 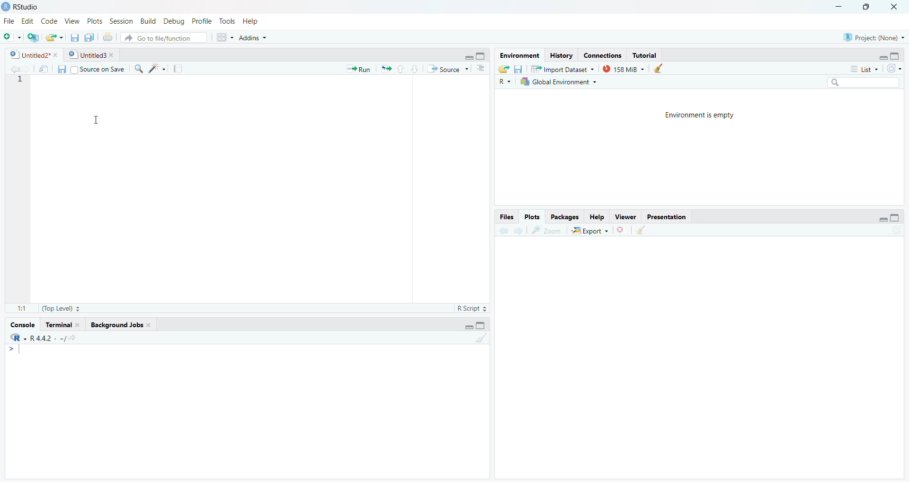 I want to click on Choose language, so click(x=505, y=81).